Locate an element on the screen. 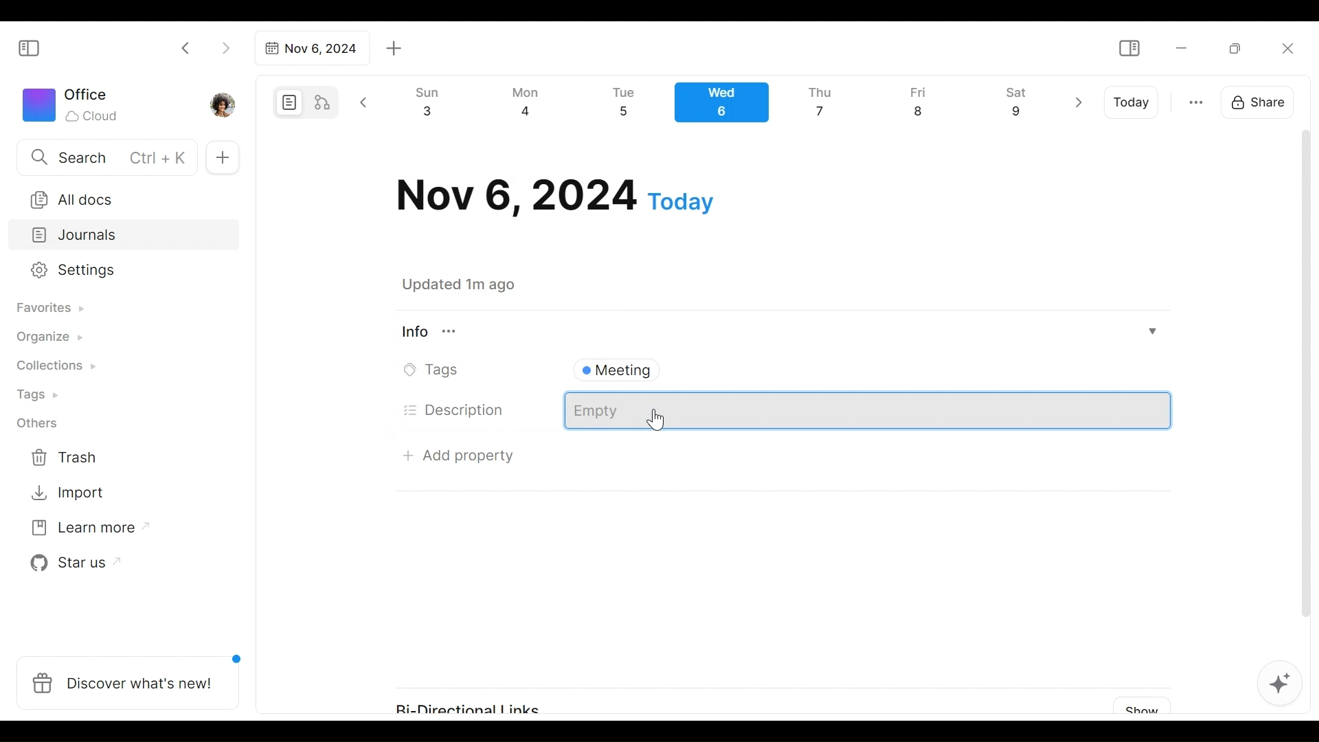  Show/Hide Sidebar is located at coordinates (1129, 49).